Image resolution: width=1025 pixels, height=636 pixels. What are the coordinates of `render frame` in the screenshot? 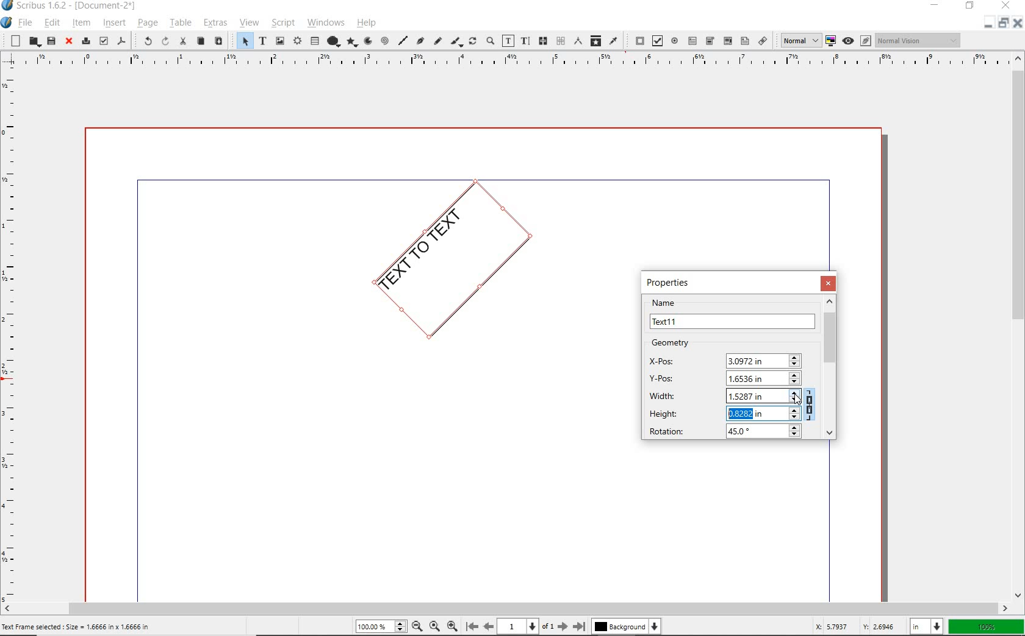 It's located at (297, 41).